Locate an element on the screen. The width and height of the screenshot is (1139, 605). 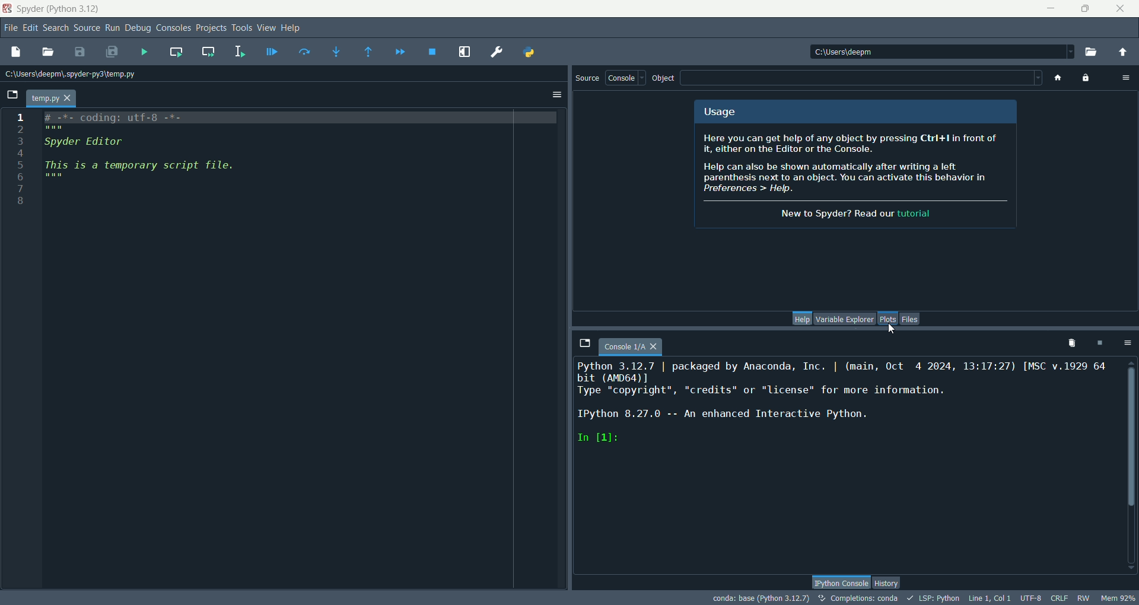
location is located at coordinates (73, 75).